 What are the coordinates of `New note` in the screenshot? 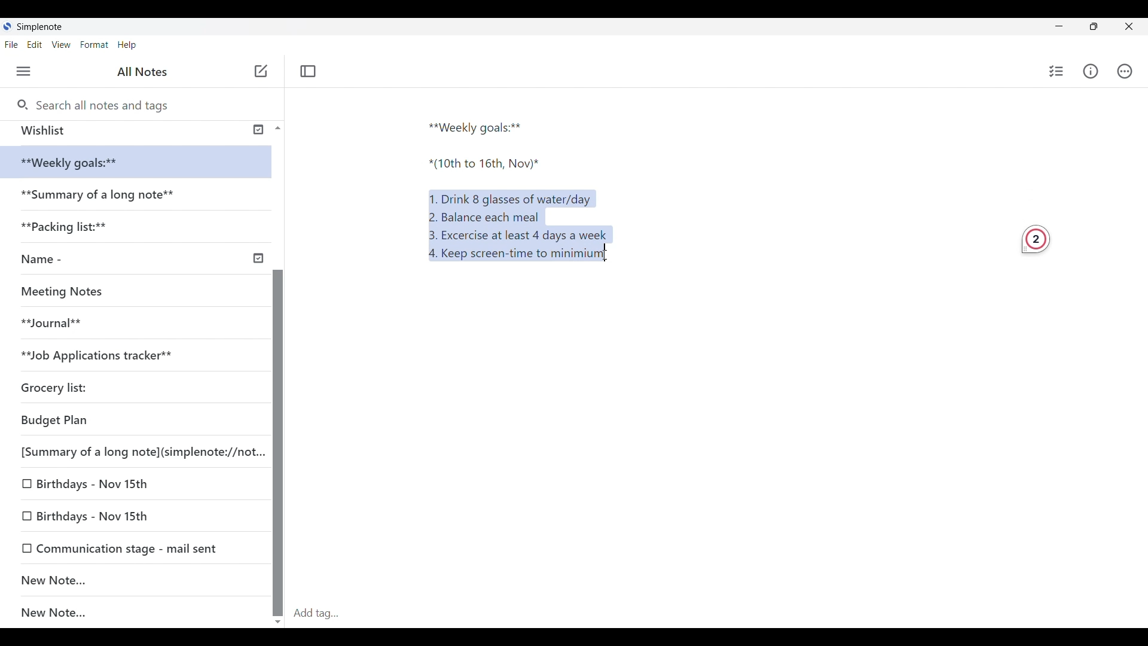 It's located at (261, 71).